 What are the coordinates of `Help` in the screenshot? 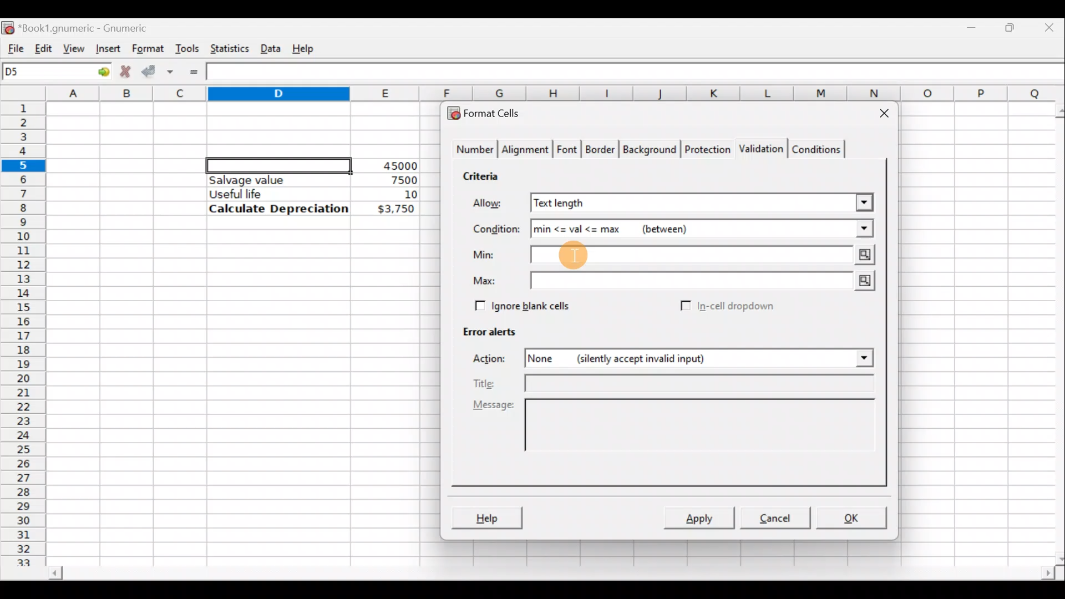 It's located at (486, 519).